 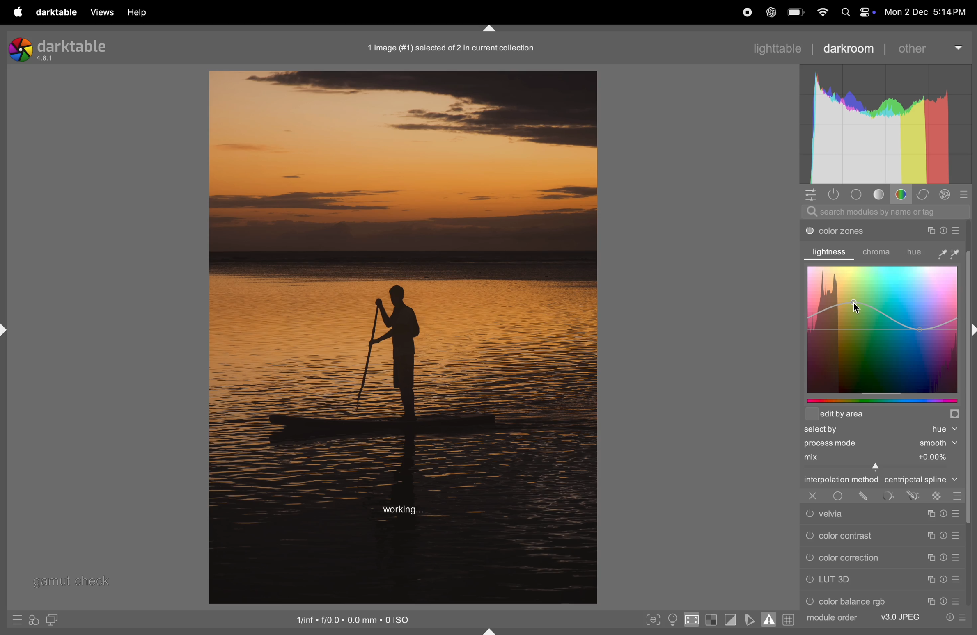 What do you see at coordinates (953, 618) in the screenshot?
I see `quick acess to preset` at bounding box center [953, 618].